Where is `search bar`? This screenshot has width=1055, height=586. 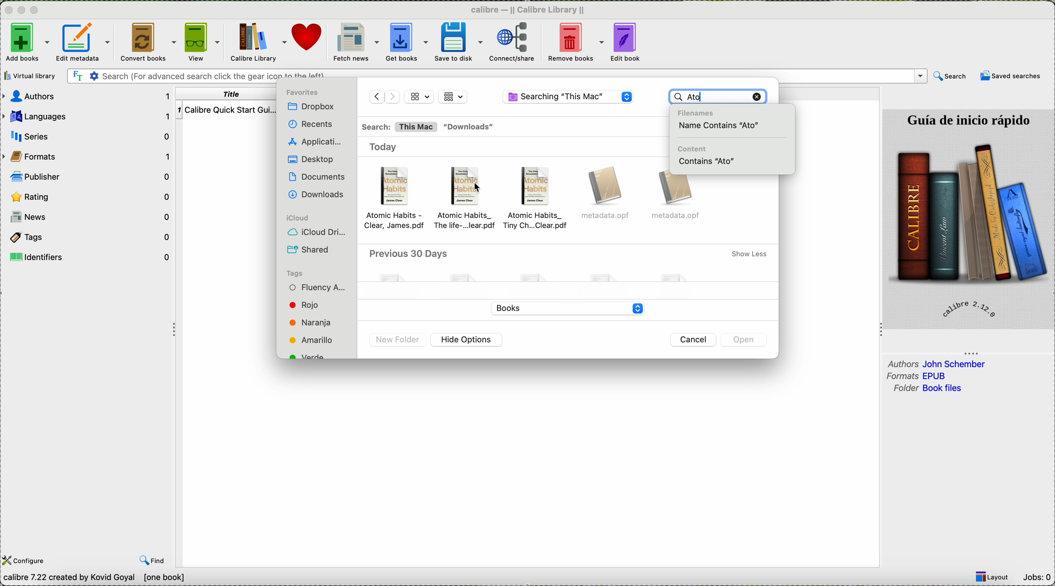 search bar is located at coordinates (496, 75).